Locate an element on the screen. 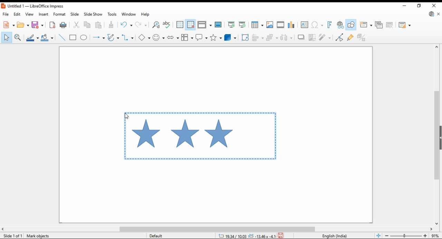 The height and width of the screenshot is (239, 442). toggle extrusions is located at coordinates (363, 37).